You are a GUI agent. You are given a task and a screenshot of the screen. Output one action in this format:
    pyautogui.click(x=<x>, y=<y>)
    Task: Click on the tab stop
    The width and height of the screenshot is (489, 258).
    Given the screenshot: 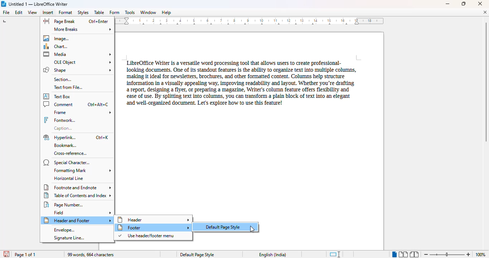 What is the action you would take?
    pyautogui.click(x=5, y=22)
    